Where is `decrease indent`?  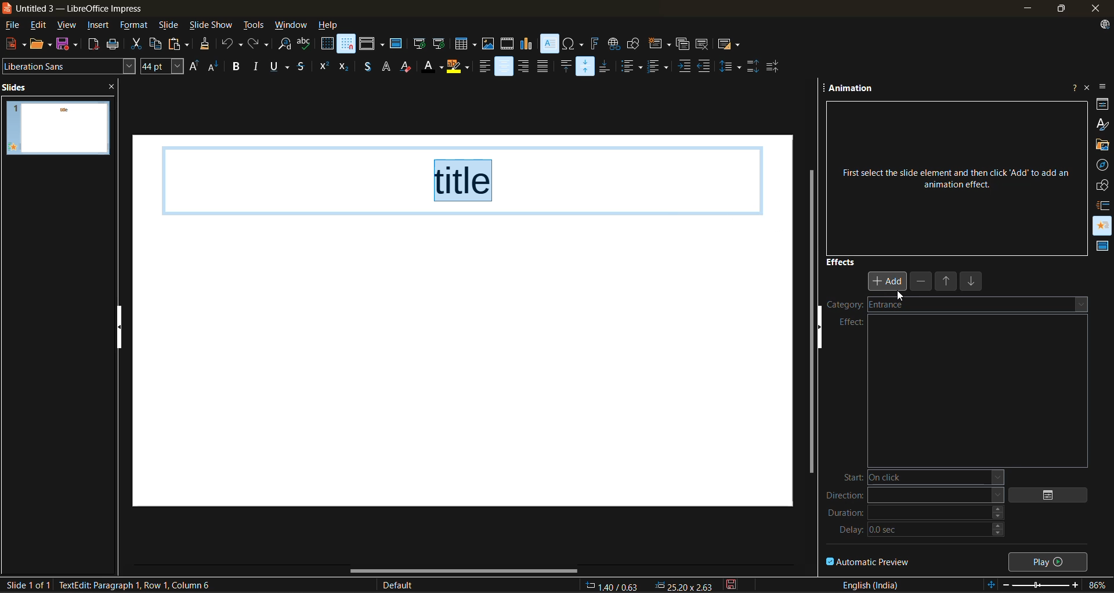 decrease indent is located at coordinates (707, 65).